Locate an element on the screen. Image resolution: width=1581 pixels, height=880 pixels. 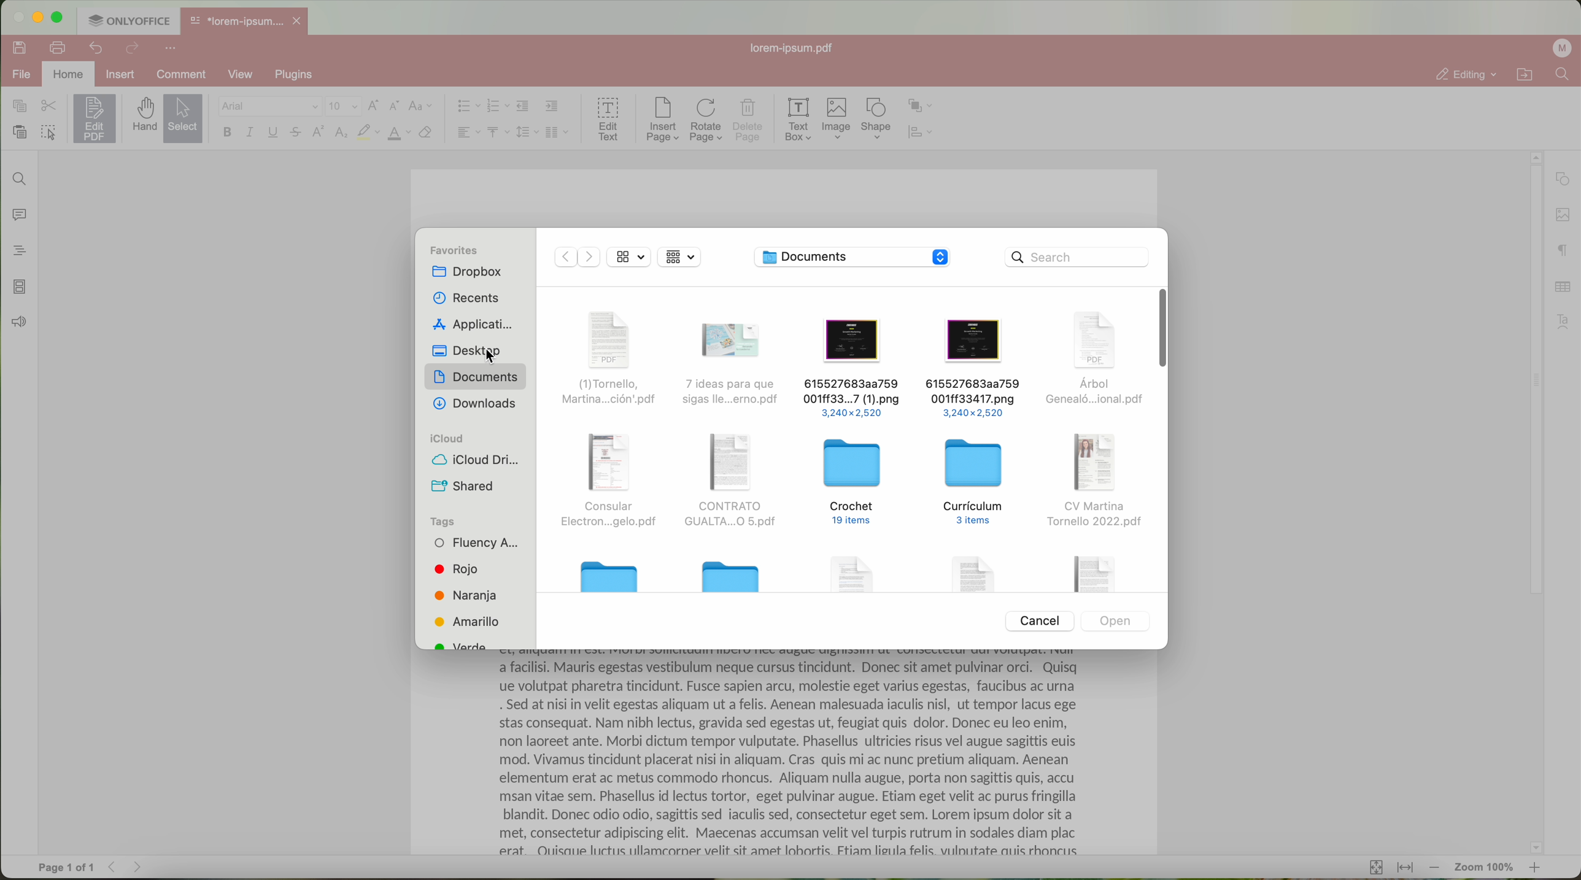
*lorem-ipsum.... is located at coordinates (236, 18).